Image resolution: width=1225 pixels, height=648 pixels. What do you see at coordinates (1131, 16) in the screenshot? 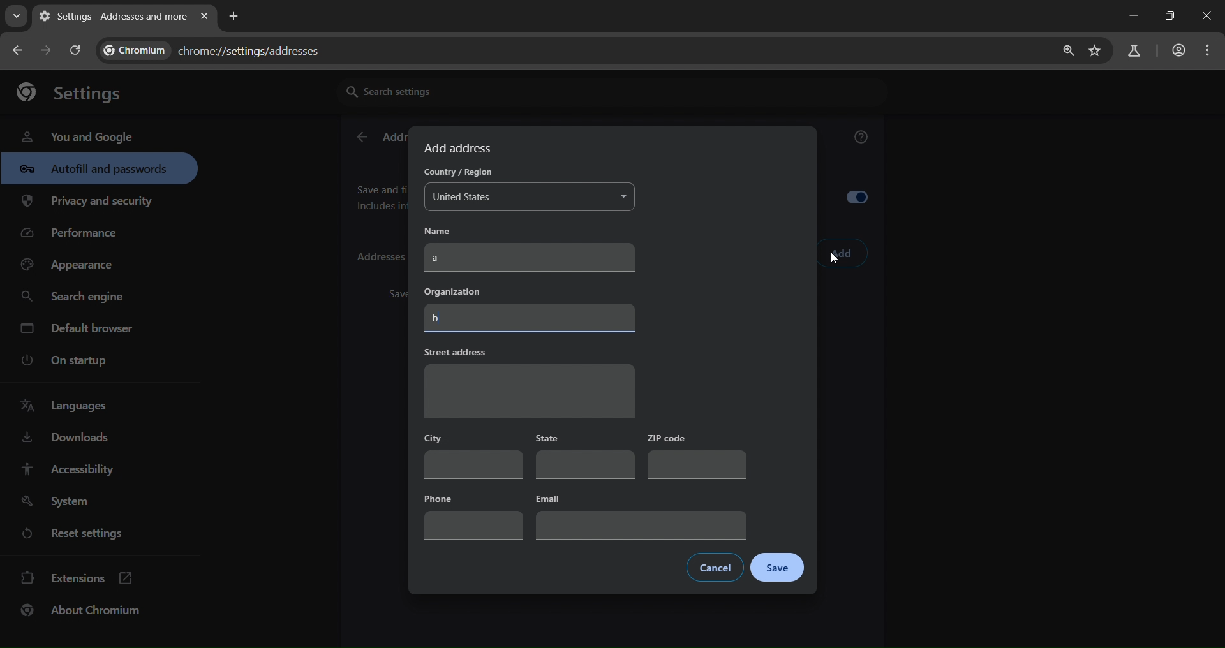
I see `minimize` at bounding box center [1131, 16].